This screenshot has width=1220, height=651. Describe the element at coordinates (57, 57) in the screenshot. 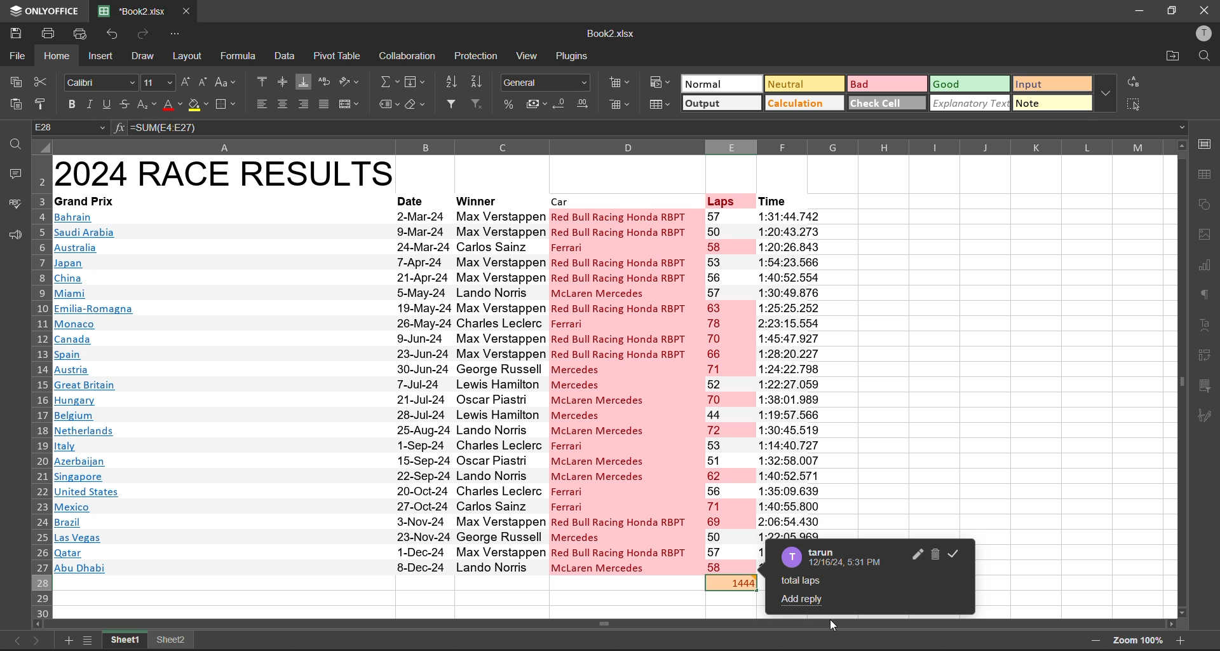

I see `home` at that location.